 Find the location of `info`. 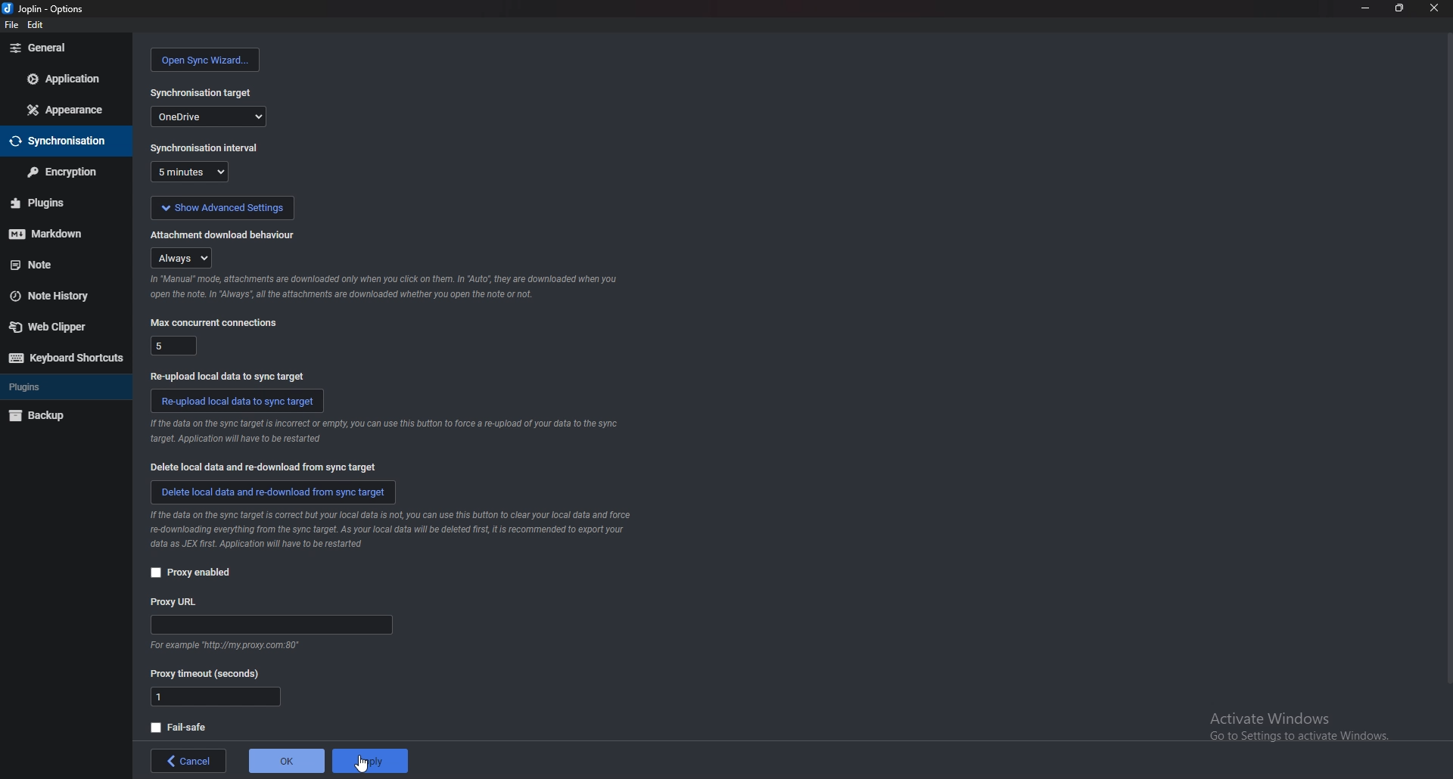

info is located at coordinates (383, 431).